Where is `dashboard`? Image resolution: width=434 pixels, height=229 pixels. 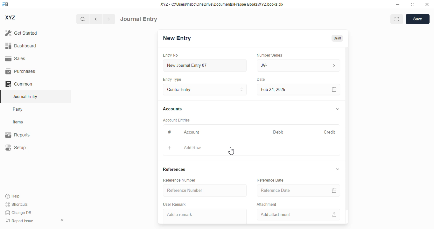 dashboard is located at coordinates (21, 45).